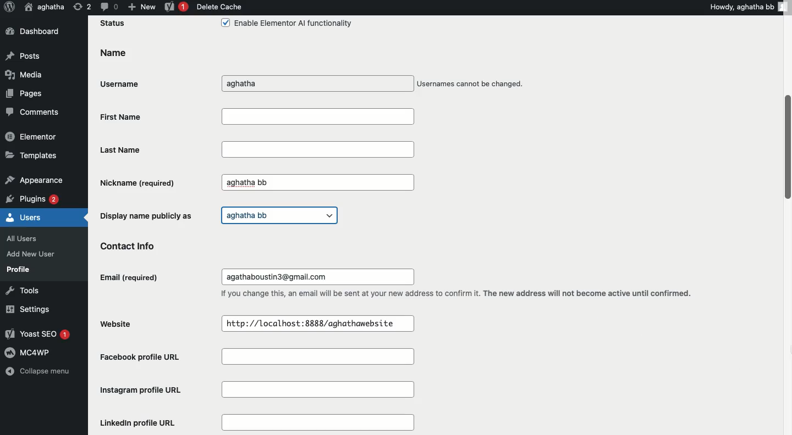 This screenshot has width=792, height=435. Describe the element at coordinates (45, 7) in the screenshot. I see `User` at that location.